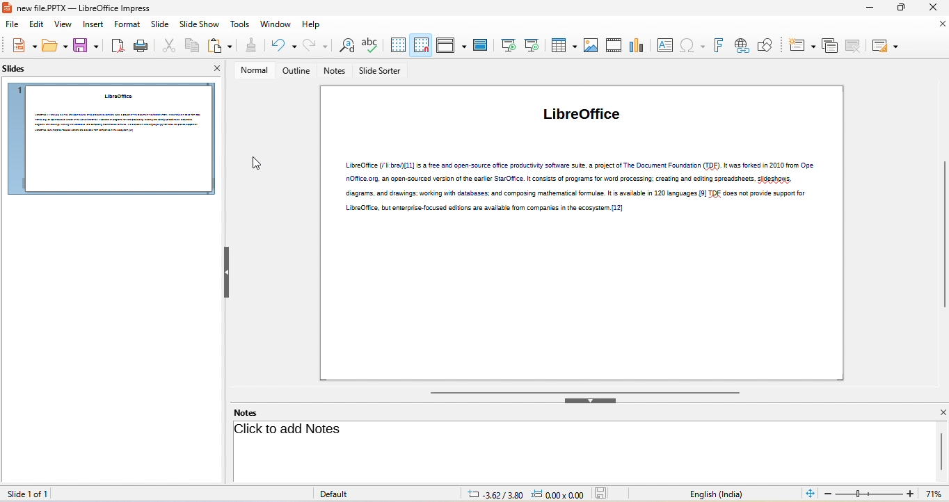 Image resolution: width=949 pixels, height=502 pixels. Describe the element at coordinates (489, 209) in the screenshot. I see `LioreOffice, but enterprise-focused editions are available from companies in the ecosystem. [12]` at that location.